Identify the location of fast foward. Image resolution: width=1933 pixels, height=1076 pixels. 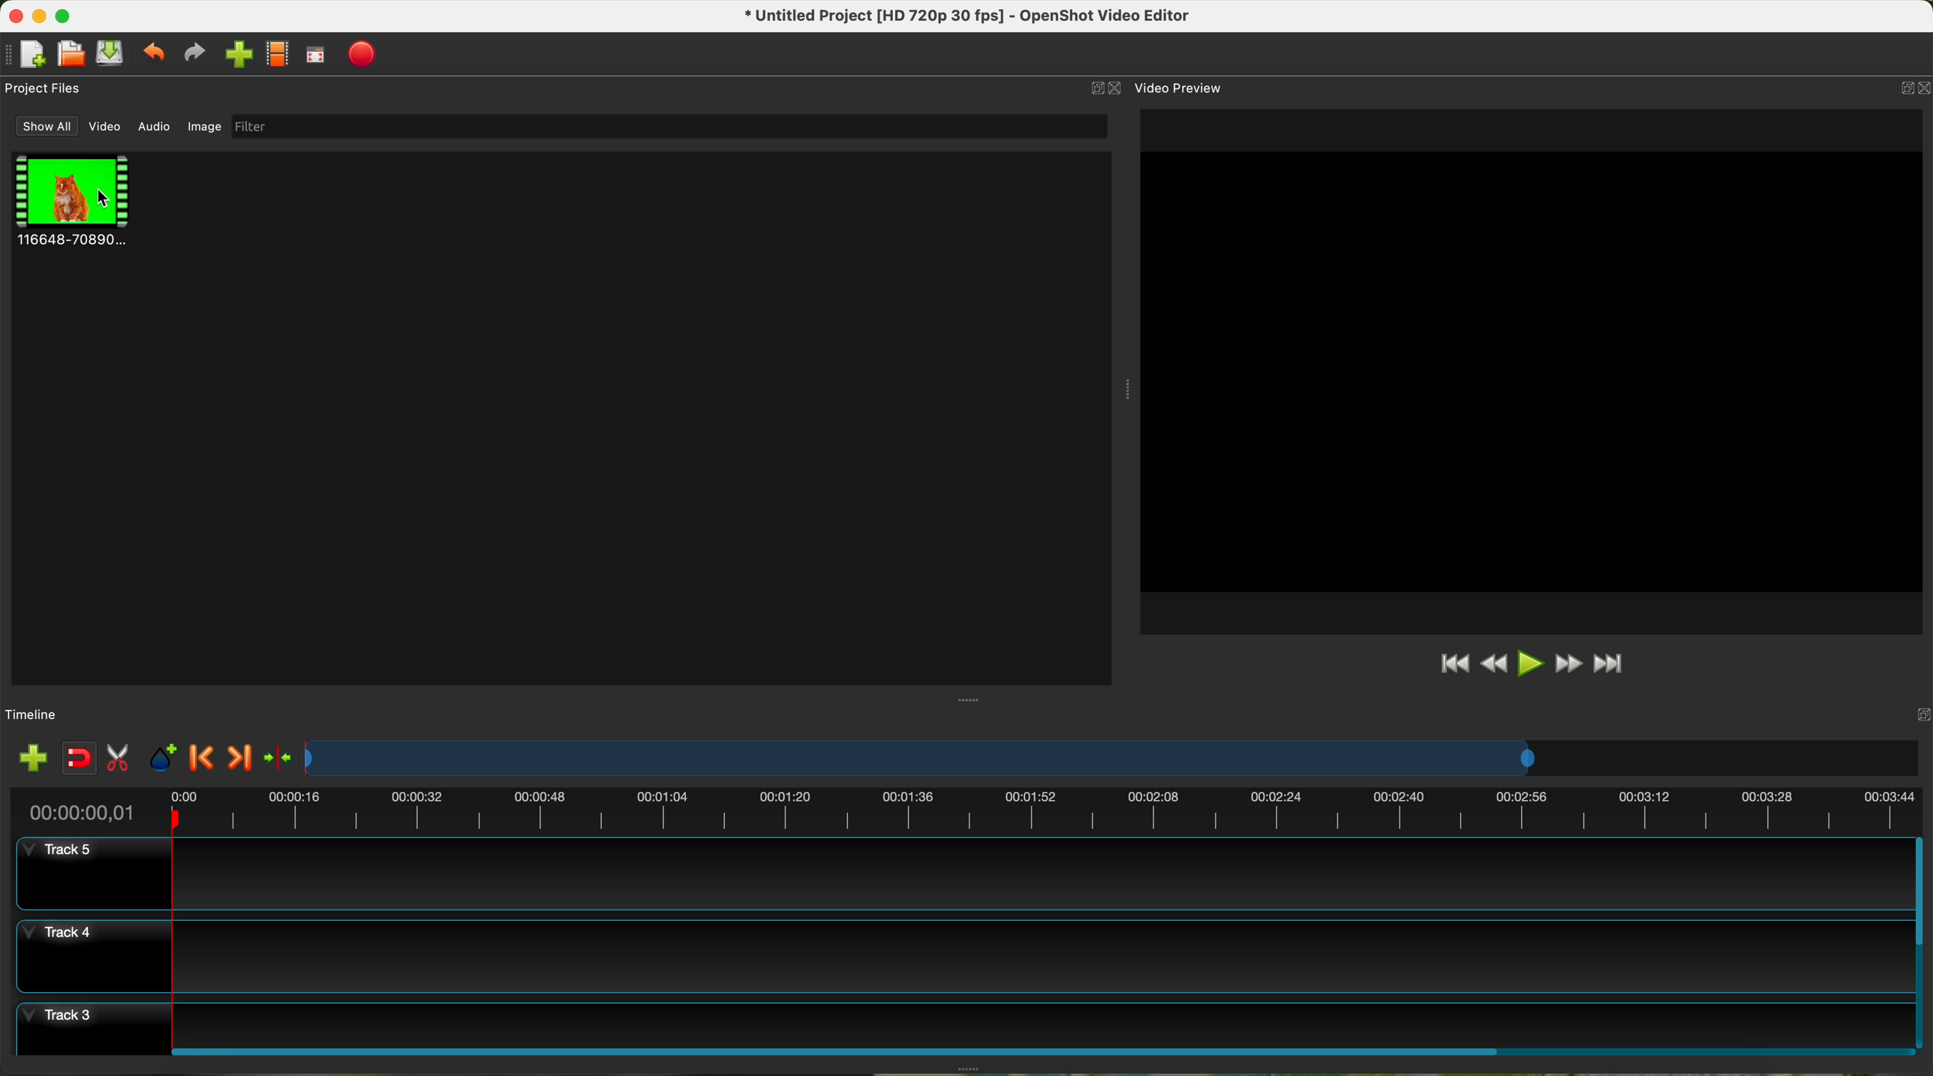
(1568, 664).